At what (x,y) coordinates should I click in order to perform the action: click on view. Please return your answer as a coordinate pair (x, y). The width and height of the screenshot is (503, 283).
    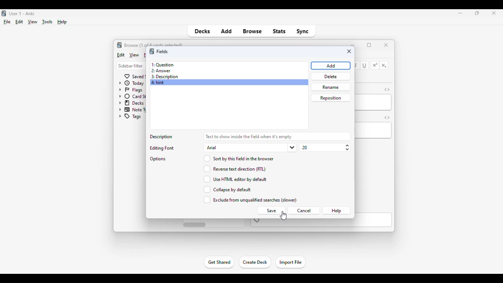
    Looking at the image, I should click on (134, 55).